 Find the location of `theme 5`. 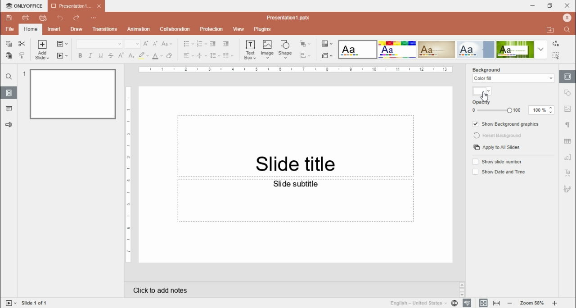

theme 5 is located at coordinates (515, 50).